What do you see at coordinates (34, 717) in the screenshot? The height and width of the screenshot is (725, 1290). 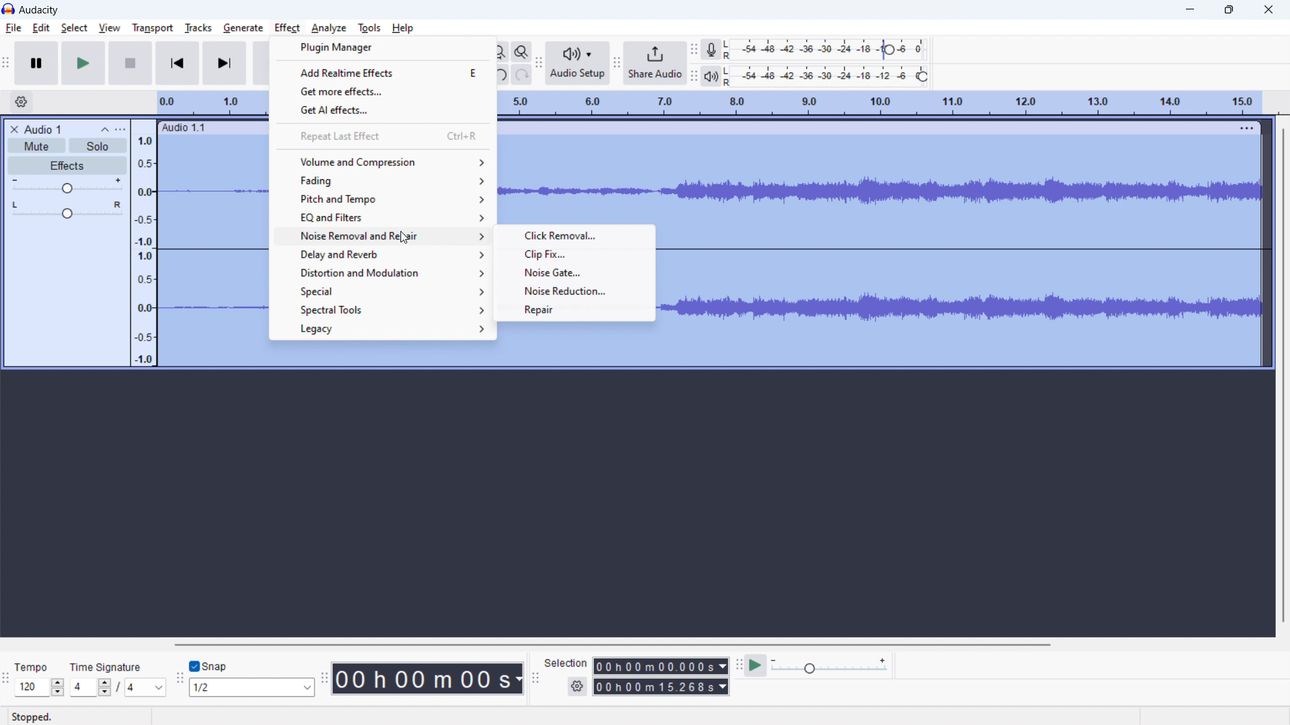 I see `Stopped ` at bounding box center [34, 717].